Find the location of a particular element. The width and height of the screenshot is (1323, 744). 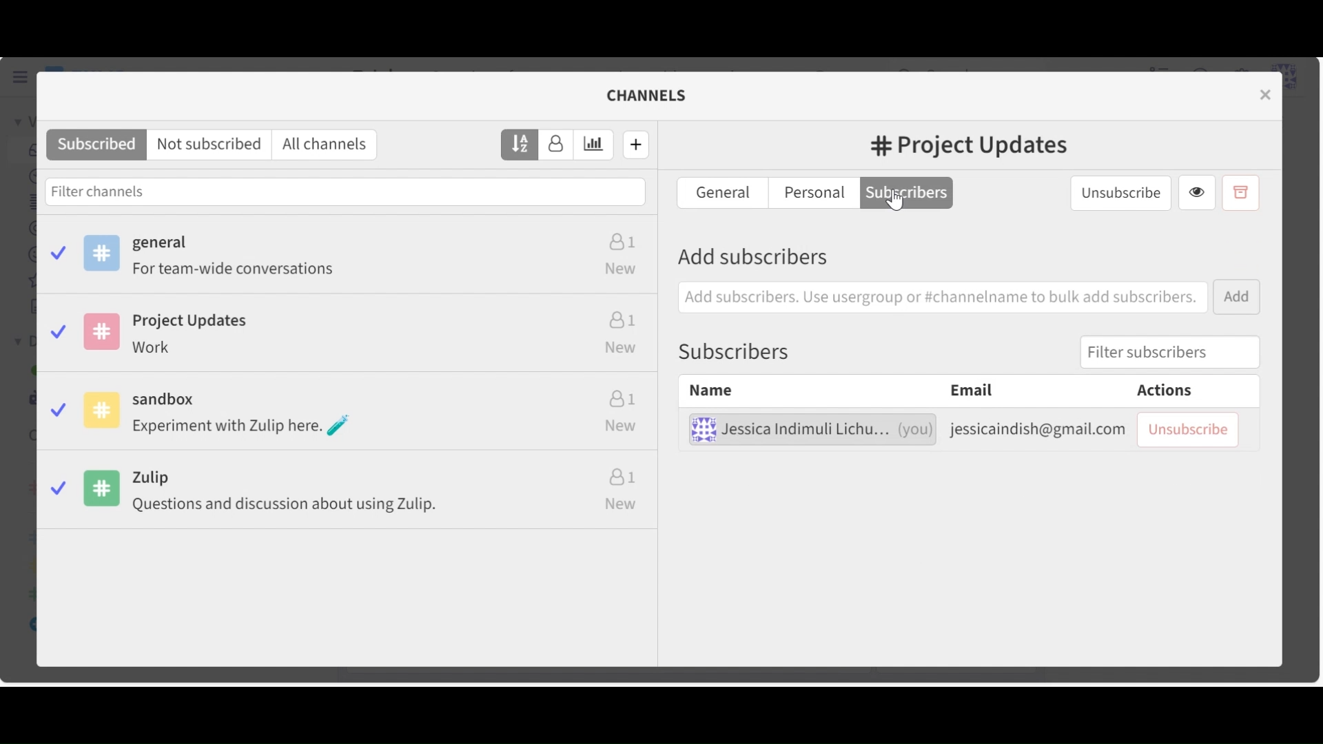

General is located at coordinates (721, 192).